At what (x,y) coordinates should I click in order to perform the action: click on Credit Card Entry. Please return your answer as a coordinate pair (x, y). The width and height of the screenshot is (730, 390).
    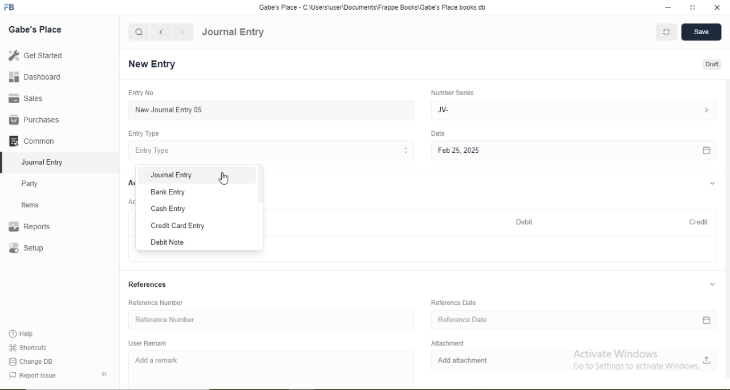
    Looking at the image, I should click on (194, 225).